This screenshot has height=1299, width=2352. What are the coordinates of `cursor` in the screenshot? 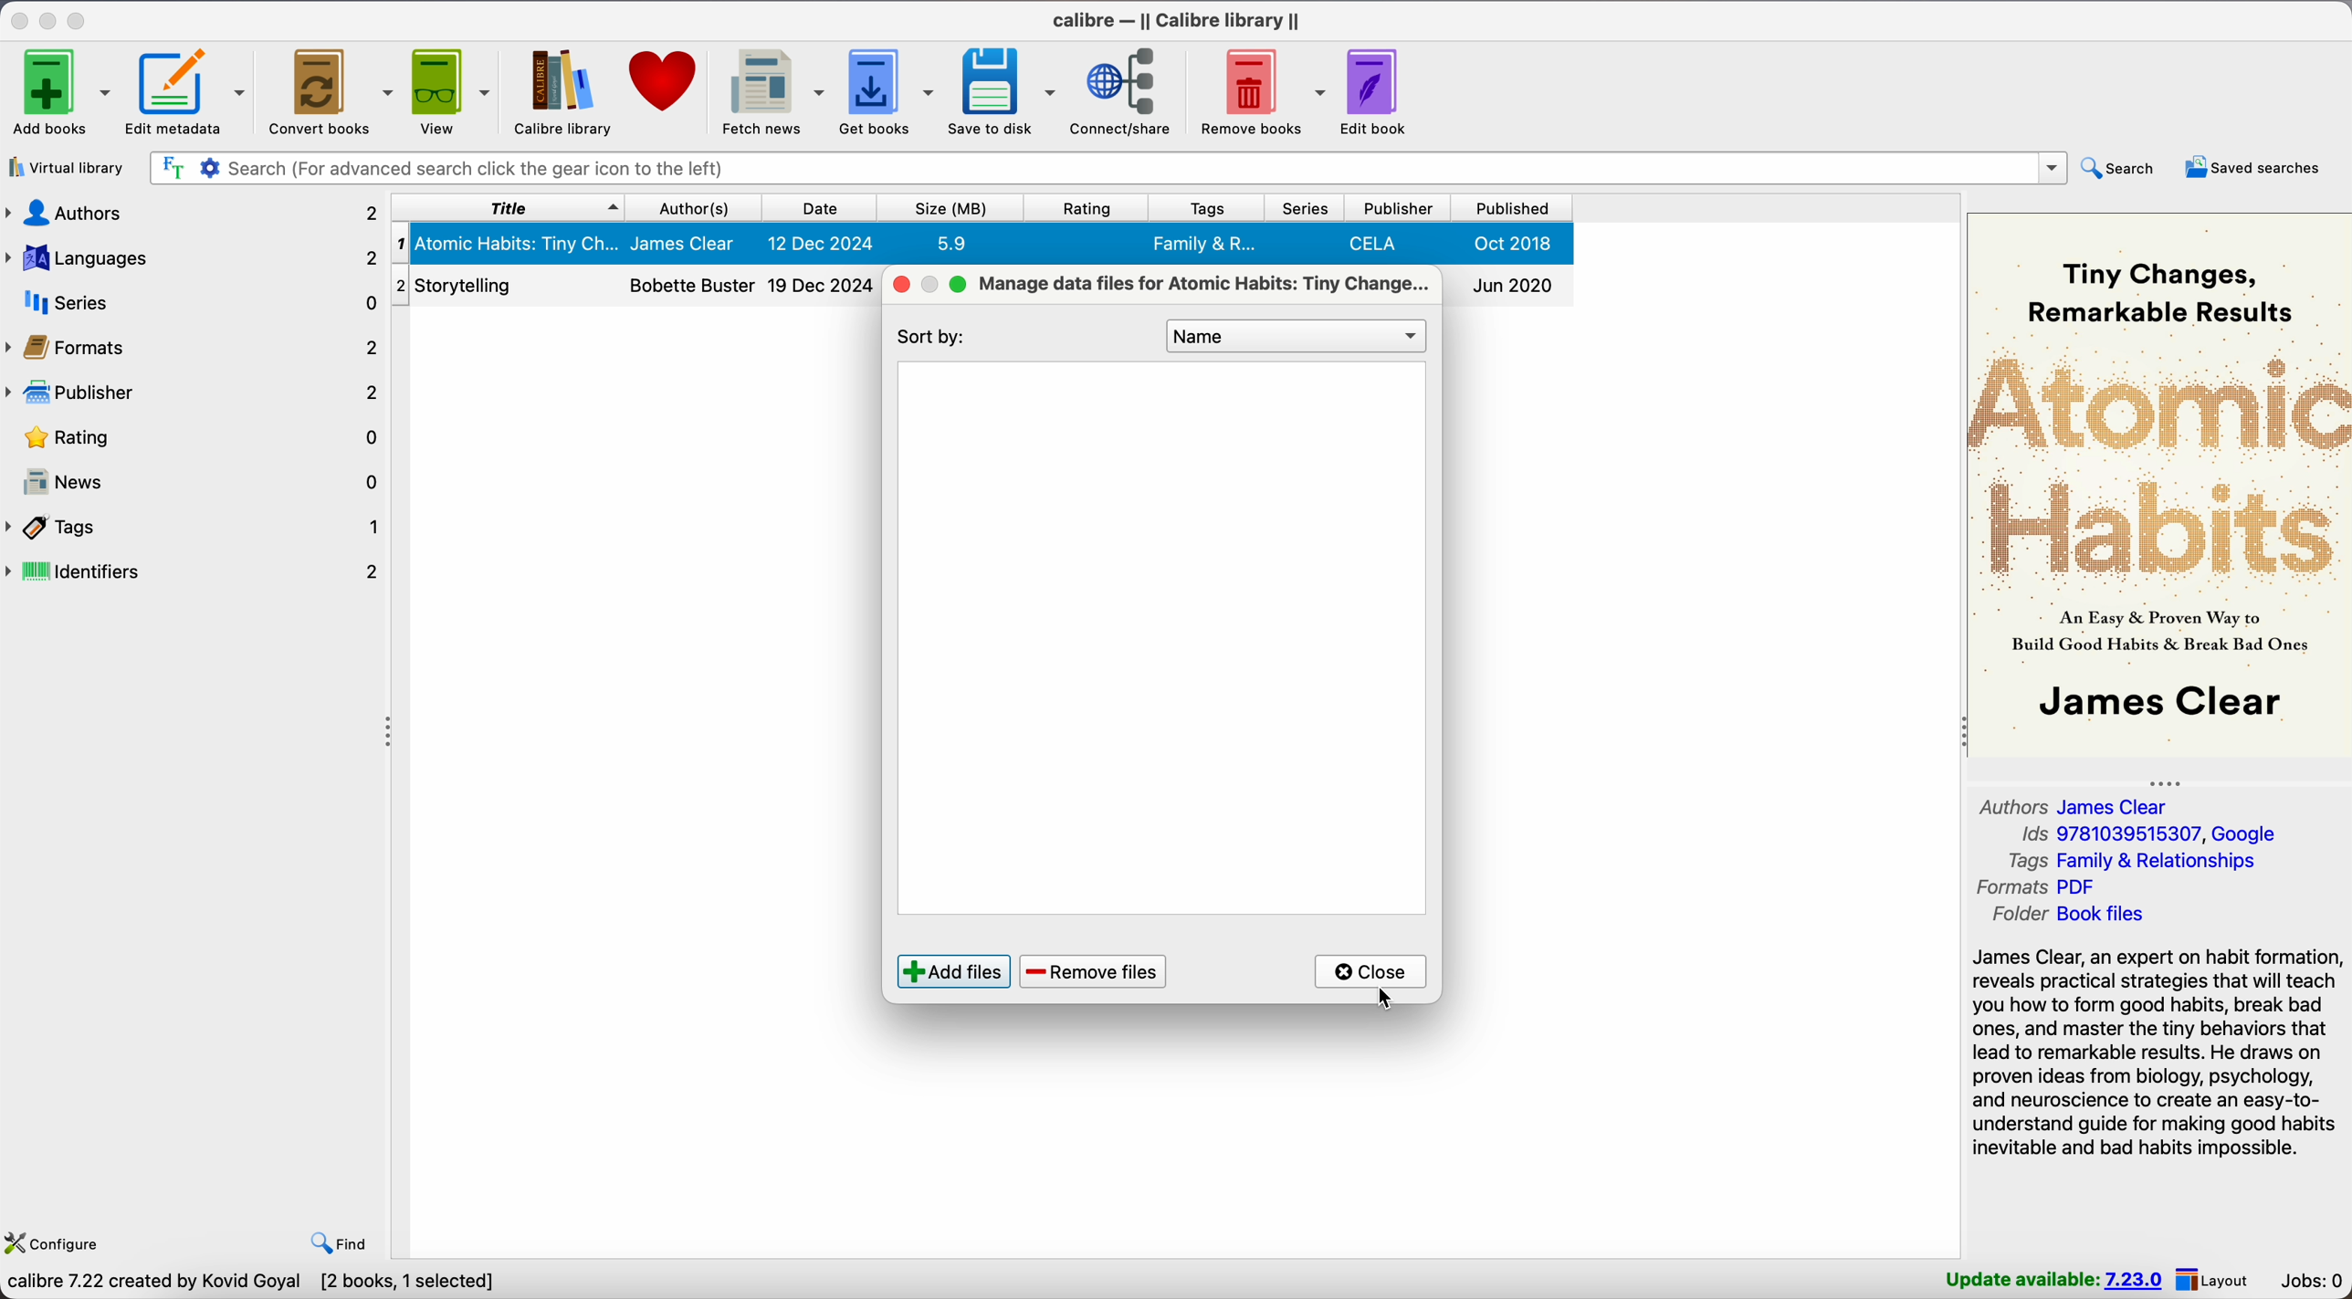 It's located at (1383, 1001).